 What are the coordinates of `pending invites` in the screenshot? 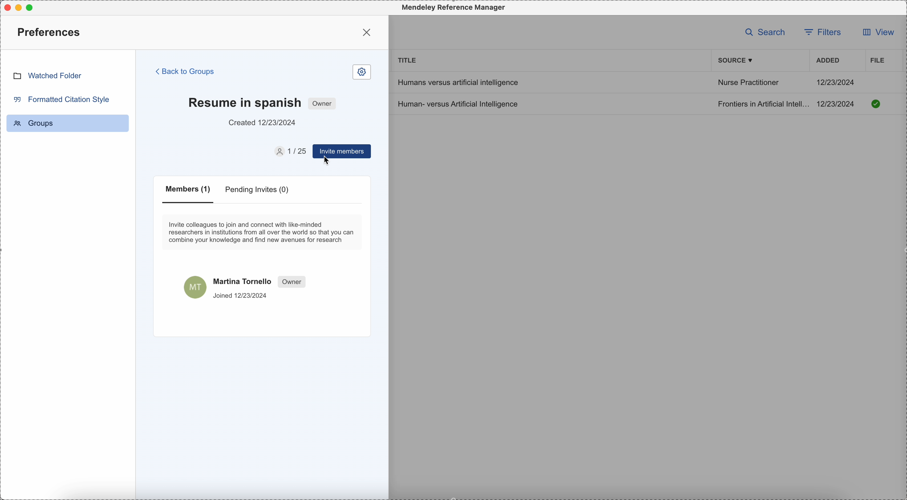 It's located at (258, 191).